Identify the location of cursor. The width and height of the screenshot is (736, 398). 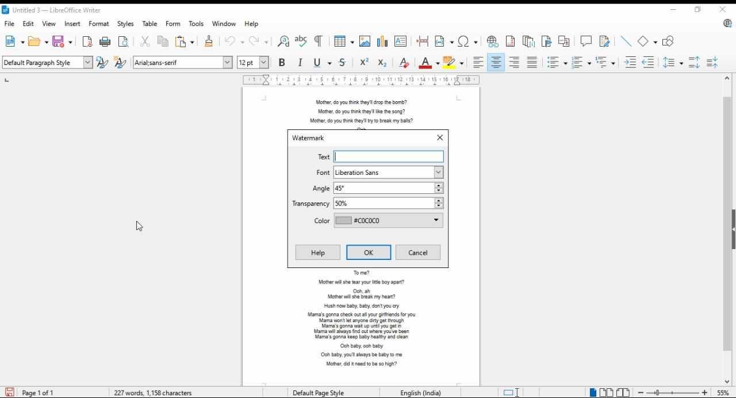
(108, 31).